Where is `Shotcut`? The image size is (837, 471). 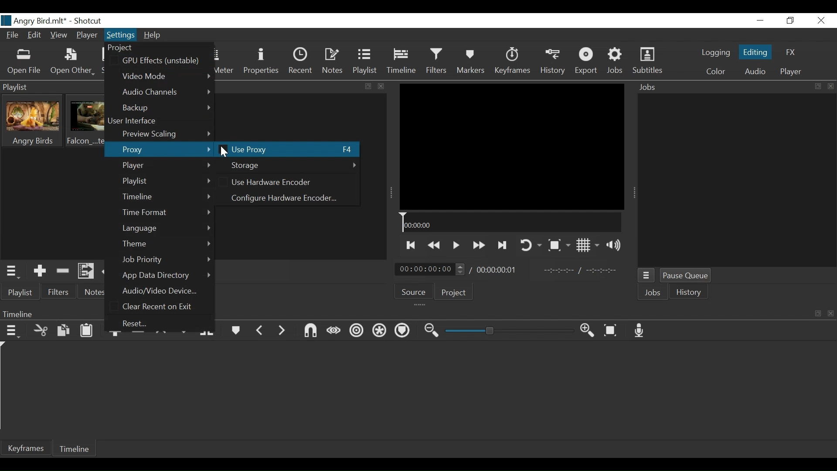
Shotcut is located at coordinates (90, 22).